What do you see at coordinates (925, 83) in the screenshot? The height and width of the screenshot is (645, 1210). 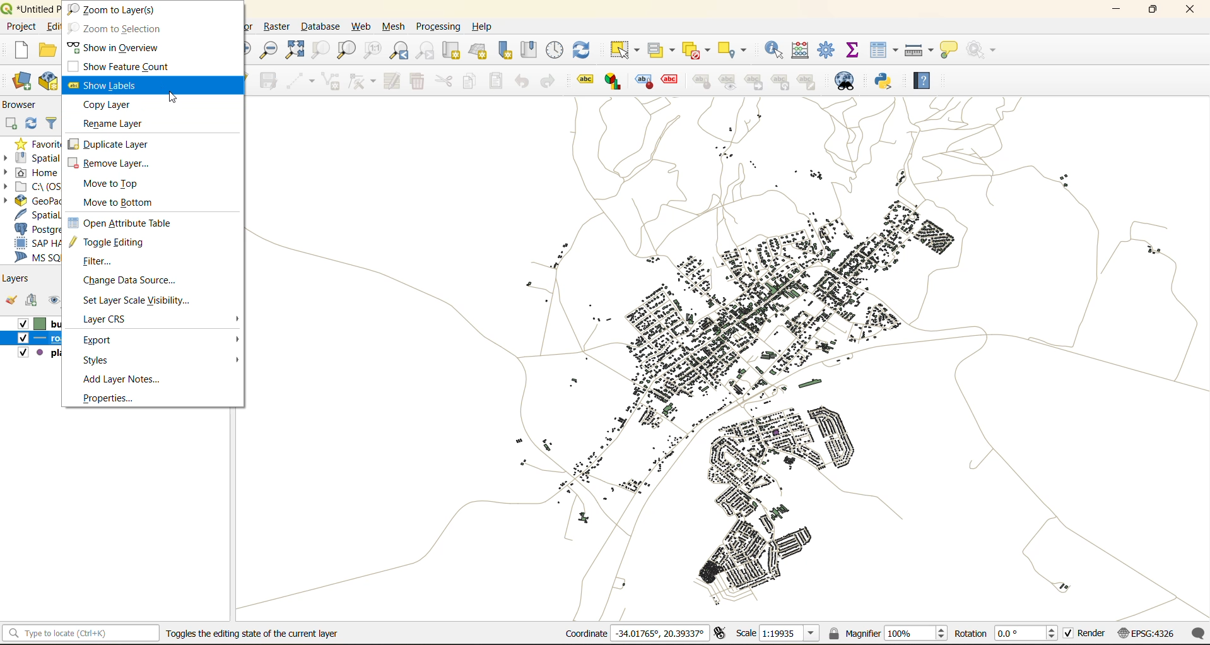 I see `help` at bounding box center [925, 83].